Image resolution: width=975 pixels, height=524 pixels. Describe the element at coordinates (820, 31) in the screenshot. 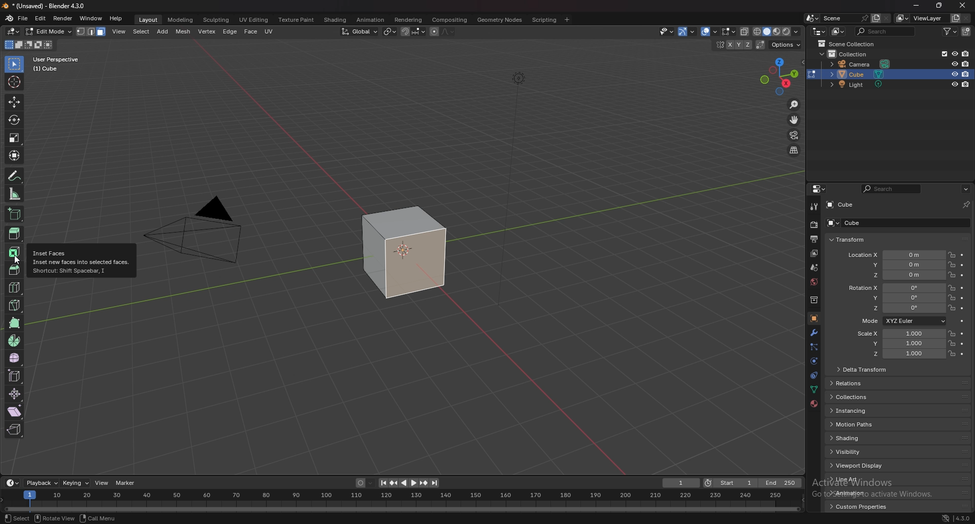

I see `editor type` at that location.